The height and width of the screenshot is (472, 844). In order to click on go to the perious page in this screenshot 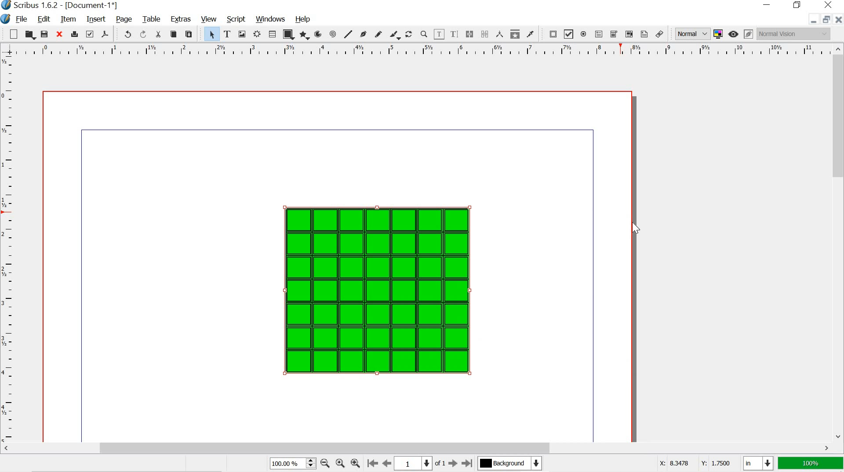, I will do `click(388, 463)`.